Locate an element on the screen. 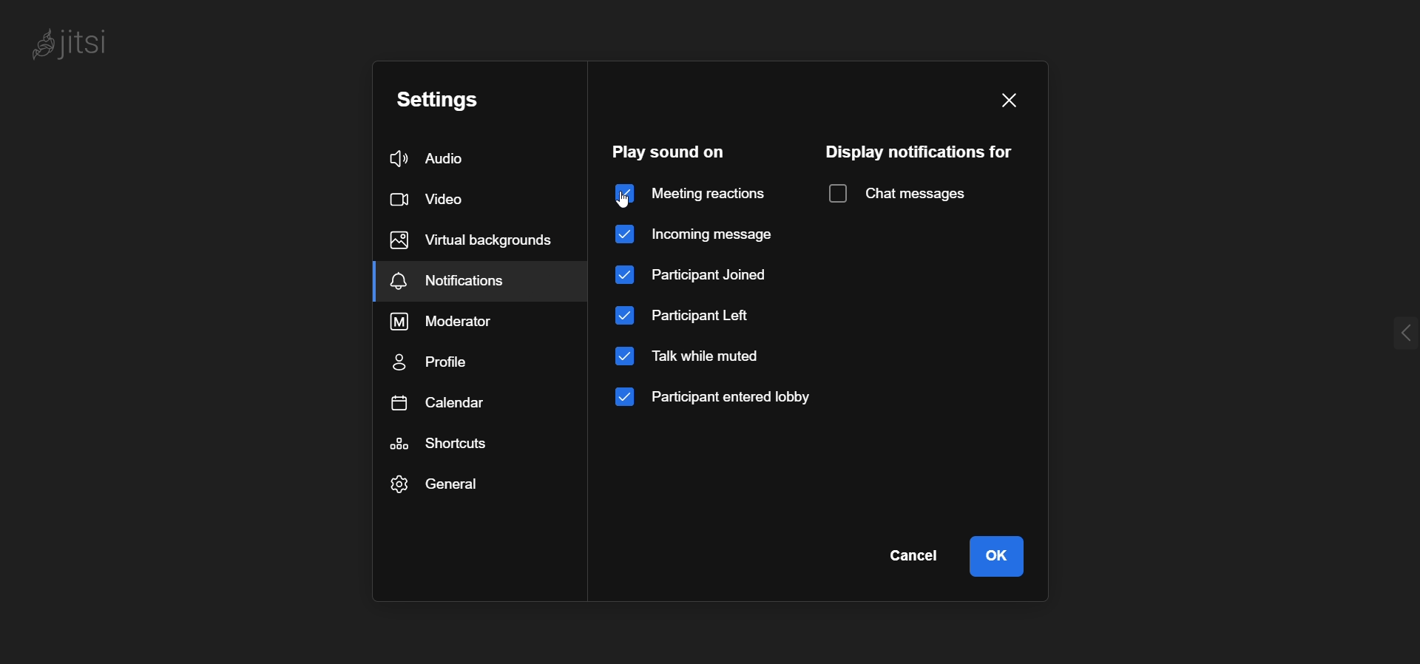  chat message is located at coordinates (899, 192).